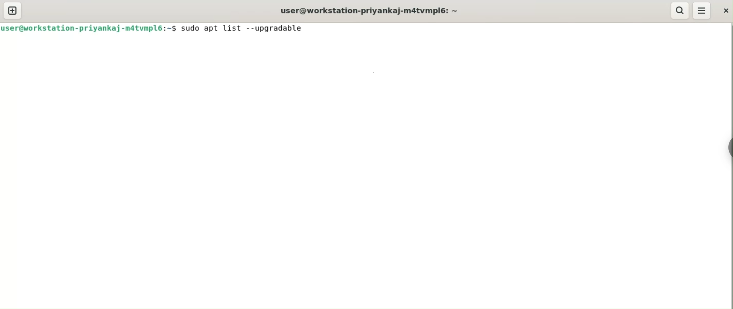 The image size is (733, 309). Describe the element at coordinates (12, 10) in the screenshot. I see `new tab` at that location.